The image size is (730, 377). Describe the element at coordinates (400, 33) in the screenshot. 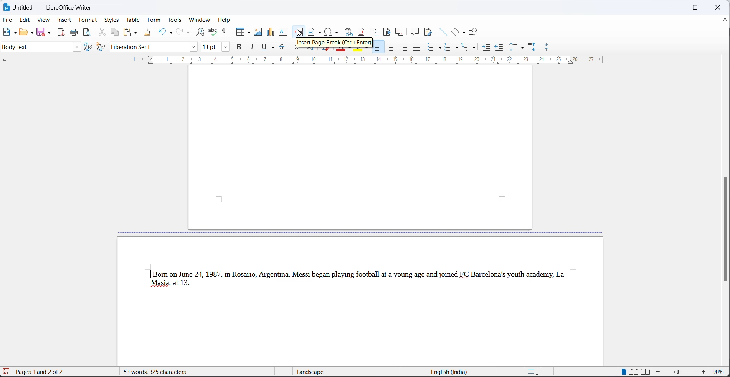

I see `insert cross-reference` at that location.